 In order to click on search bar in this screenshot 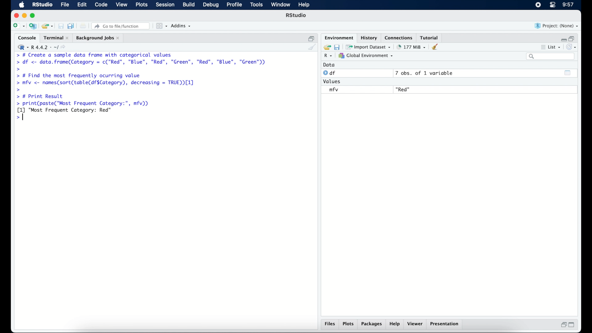, I will do `click(551, 57)`.